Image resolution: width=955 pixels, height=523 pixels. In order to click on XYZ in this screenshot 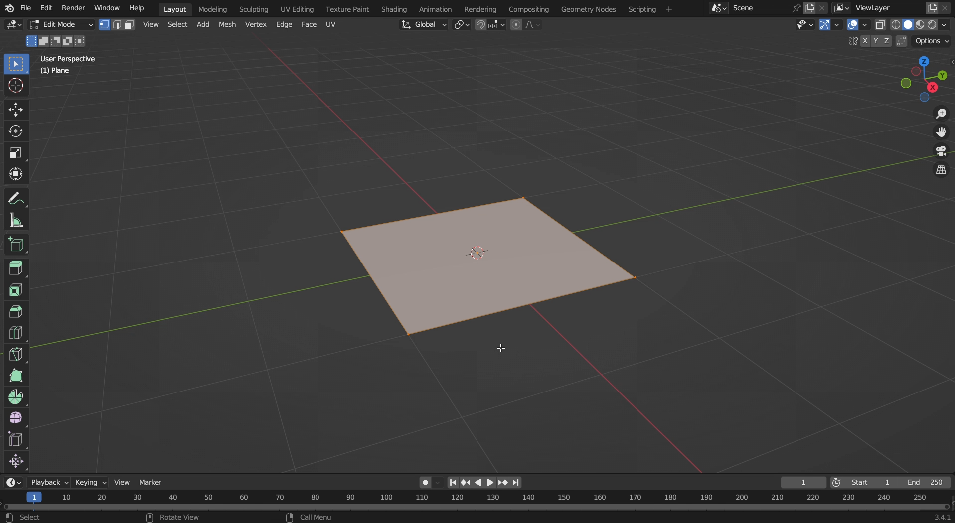, I will do `click(873, 41)`.